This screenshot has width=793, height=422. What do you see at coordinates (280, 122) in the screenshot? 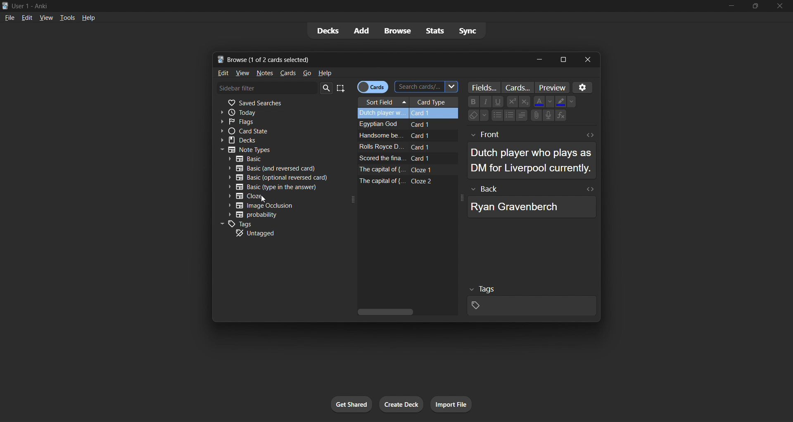
I see `flags filter expand` at bounding box center [280, 122].